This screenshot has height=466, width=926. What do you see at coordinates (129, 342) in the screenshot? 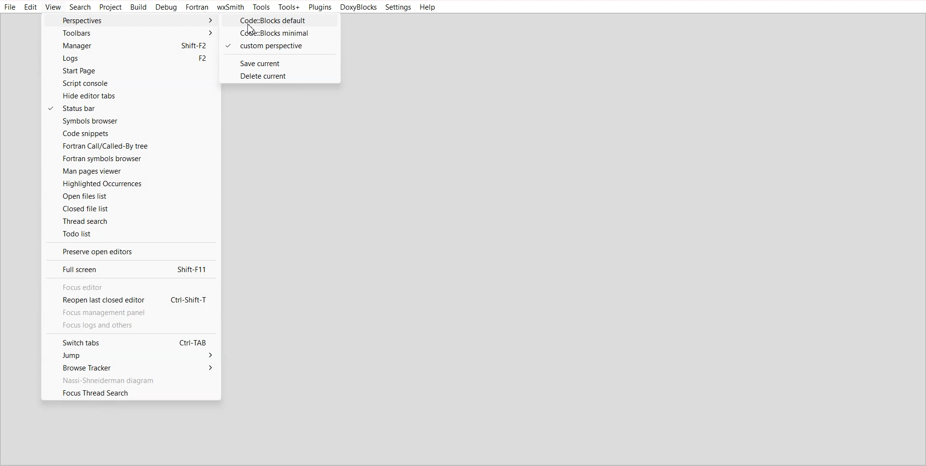
I see `Switch tabs` at bounding box center [129, 342].